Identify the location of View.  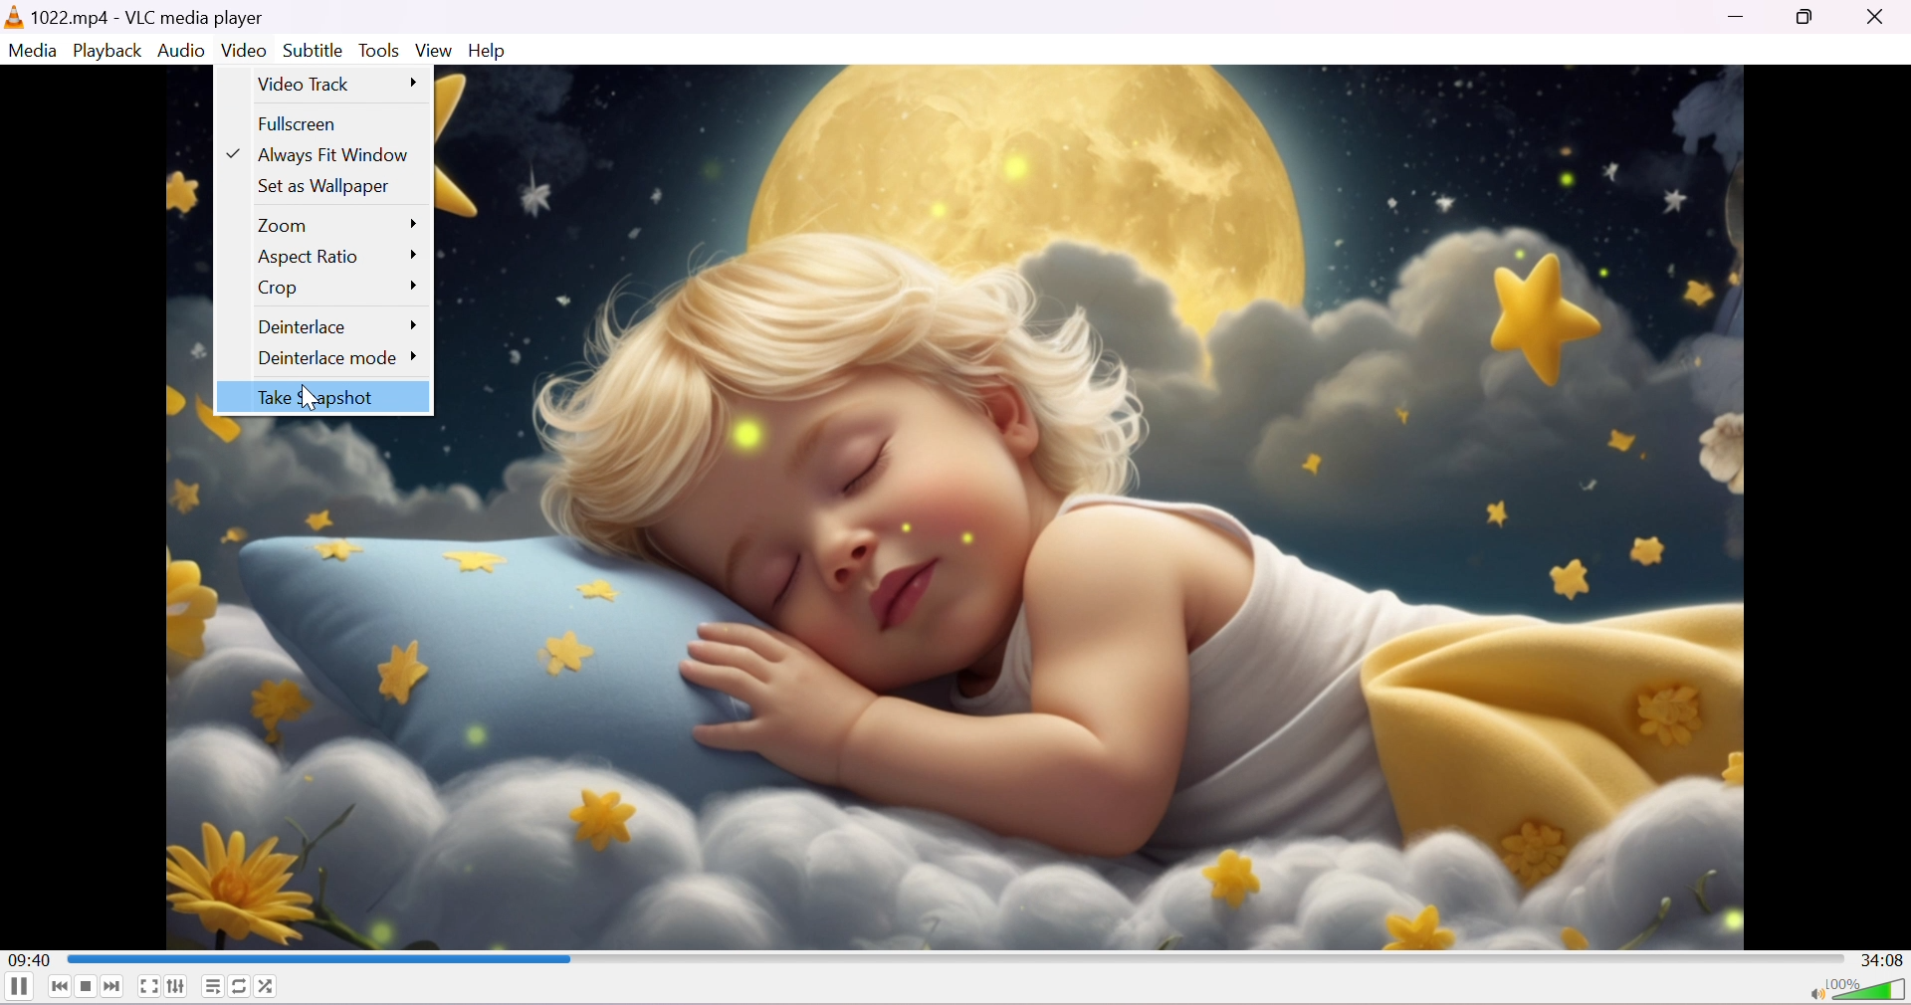
(430, 50).